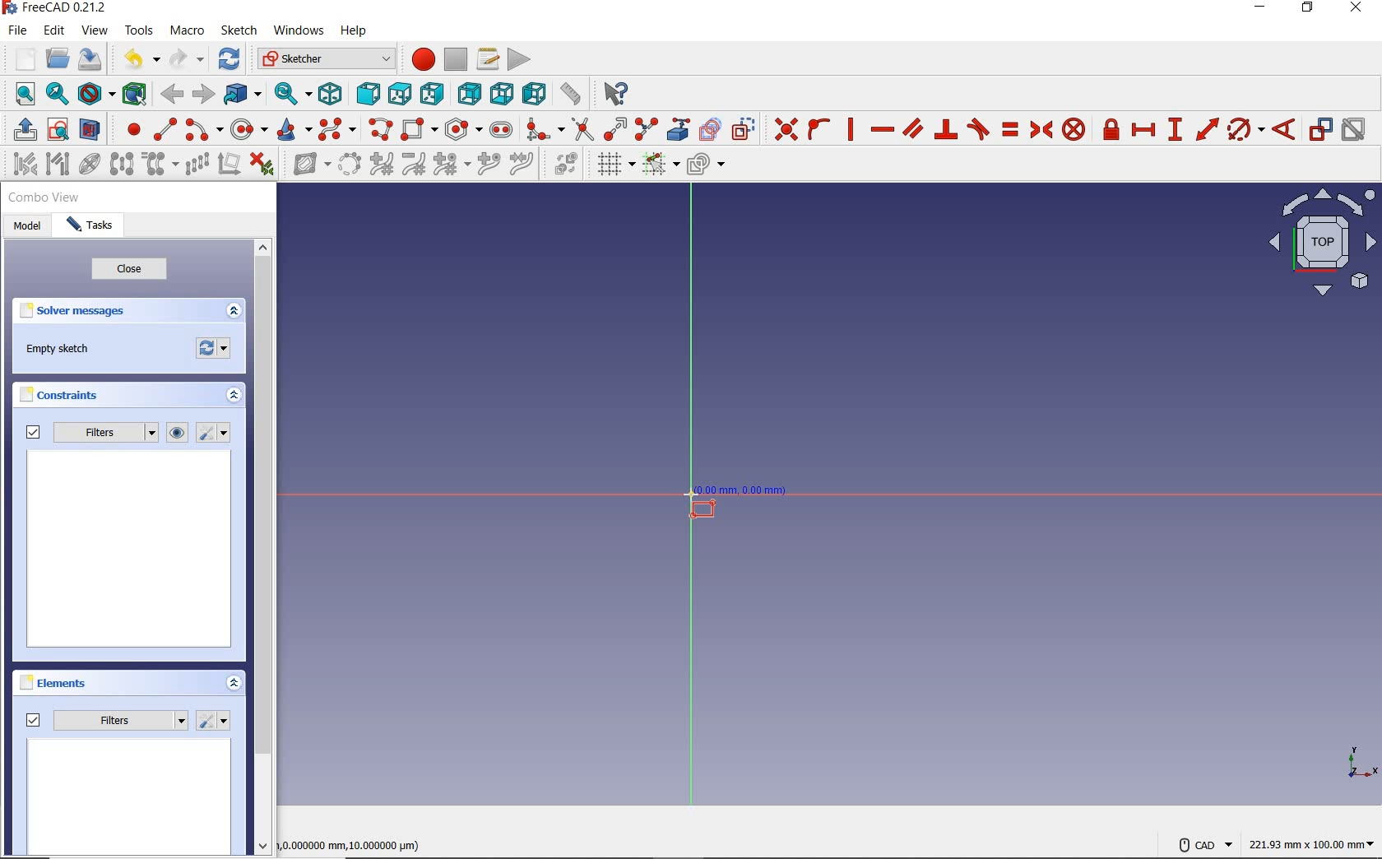  I want to click on rear, so click(469, 94).